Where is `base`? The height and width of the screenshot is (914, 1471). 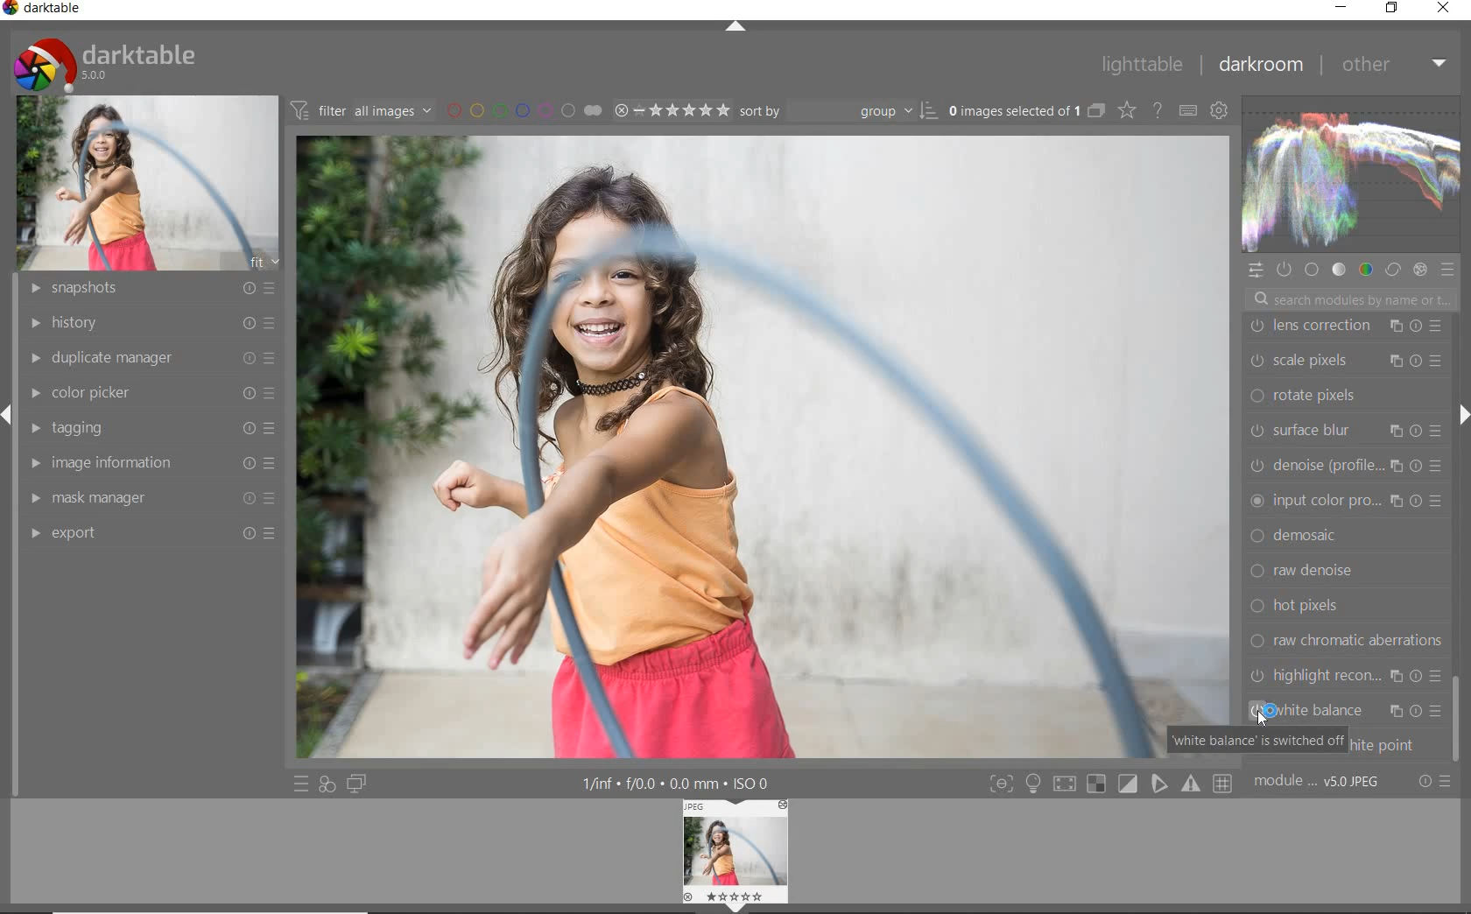
base is located at coordinates (1313, 271).